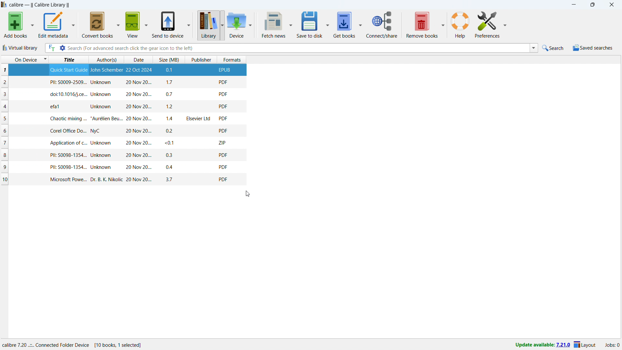 This screenshot has height=350, width=622. What do you see at coordinates (201, 60) in the screenshot?
I see `sort by publisher` at bounding box center [201, 60].